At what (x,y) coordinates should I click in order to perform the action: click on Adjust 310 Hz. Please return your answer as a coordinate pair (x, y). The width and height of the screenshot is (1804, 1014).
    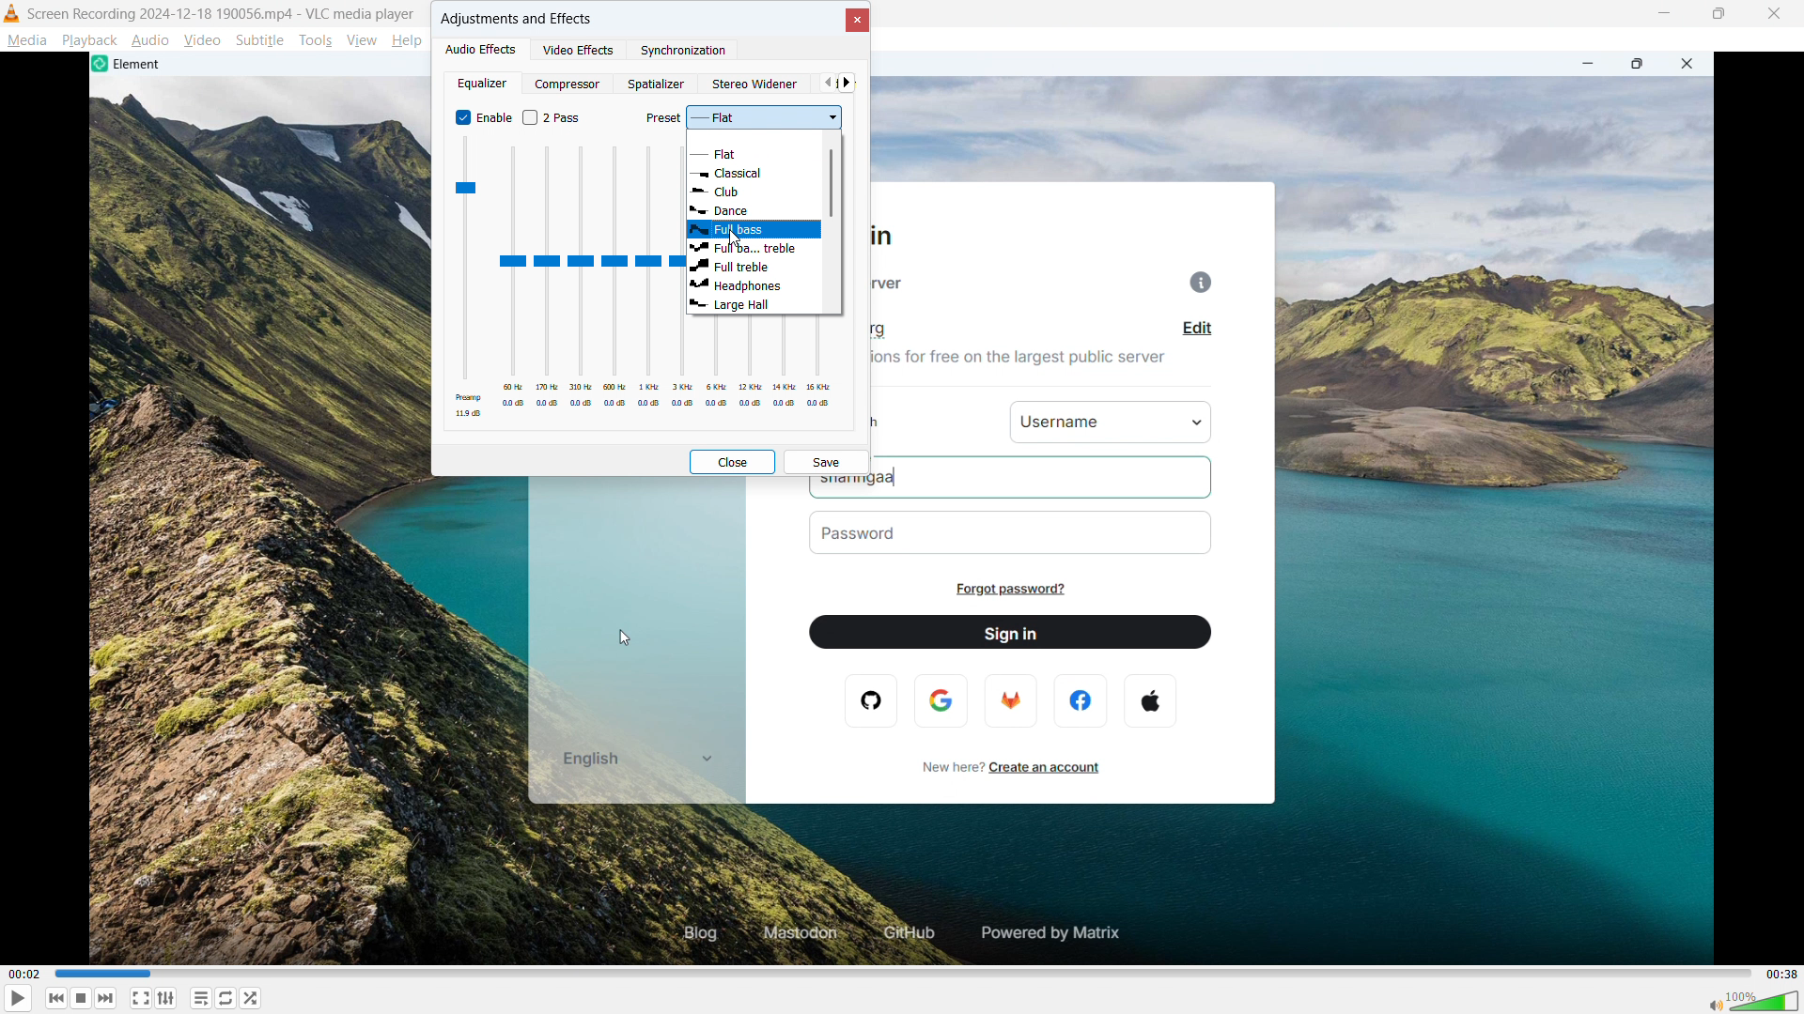
    Looking at the image, I should click on (582, 278).